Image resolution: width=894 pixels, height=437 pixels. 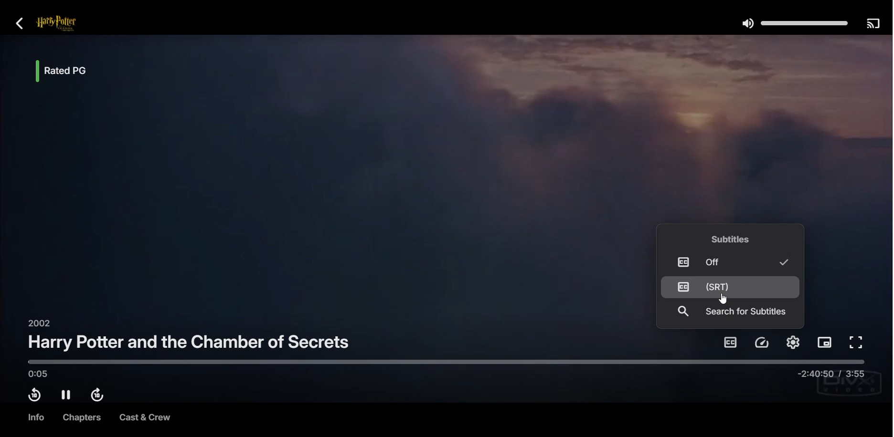 What do you see at coordinates (873, 23) in the screenshot?
I see `Play on another device` at bounding box center [873, 23].